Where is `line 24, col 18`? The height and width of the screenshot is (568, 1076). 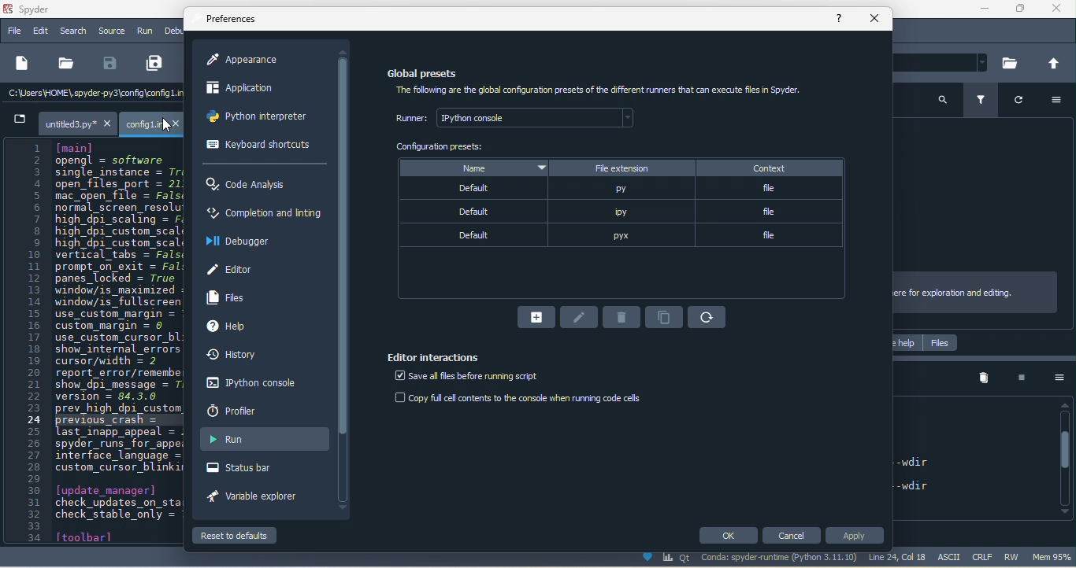 line 24, col 18 is located at coordinates (901, 557).